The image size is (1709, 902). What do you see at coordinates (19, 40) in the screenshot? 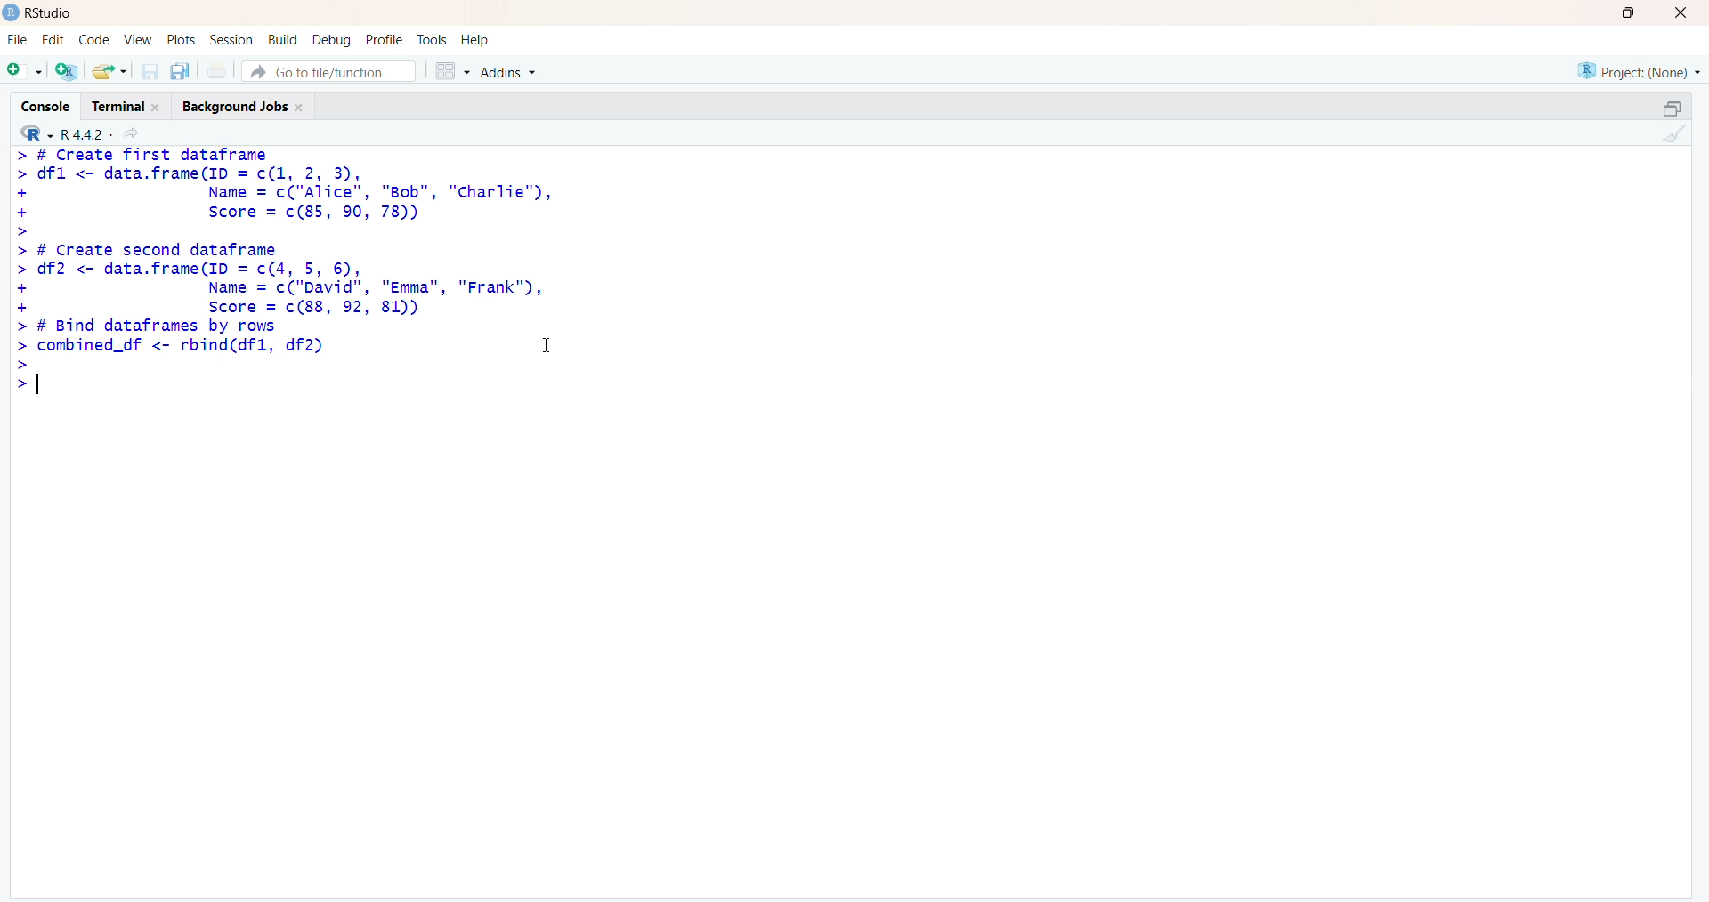
I see `File` at bounding box center [19, 40].